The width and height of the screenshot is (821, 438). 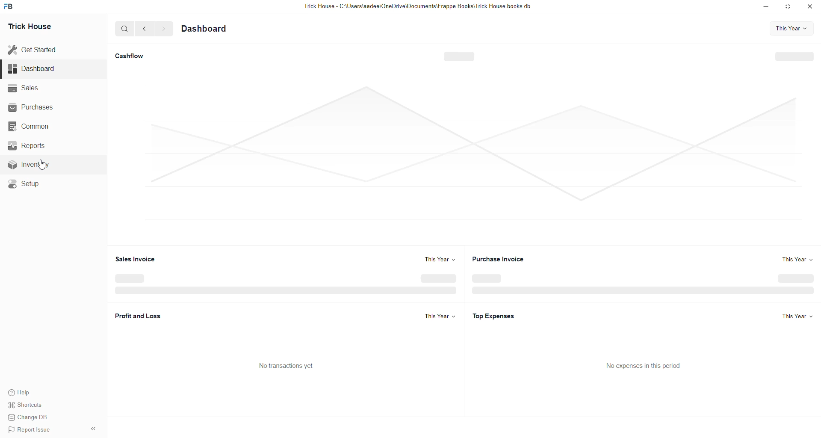 What do you see at coordinates (441, 260) in the screenshot?
I see `This year` at bounding box center [441, 260].